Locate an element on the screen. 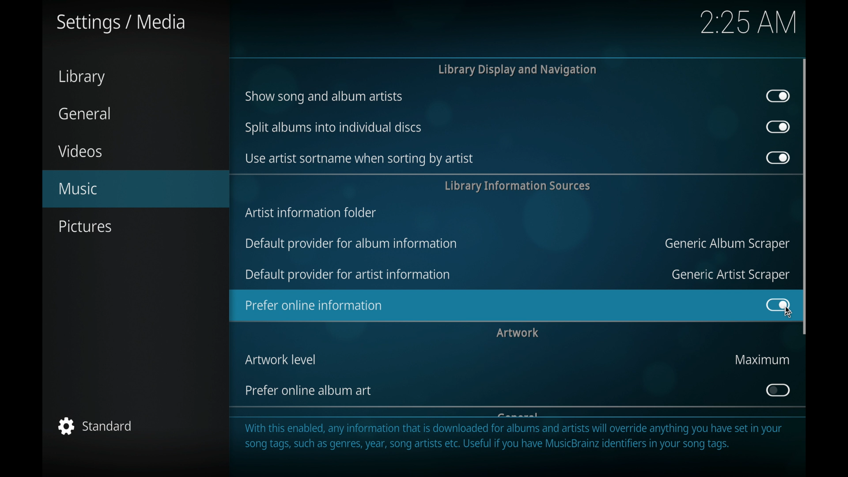  artist information folder is located at coordinates (312, 213).